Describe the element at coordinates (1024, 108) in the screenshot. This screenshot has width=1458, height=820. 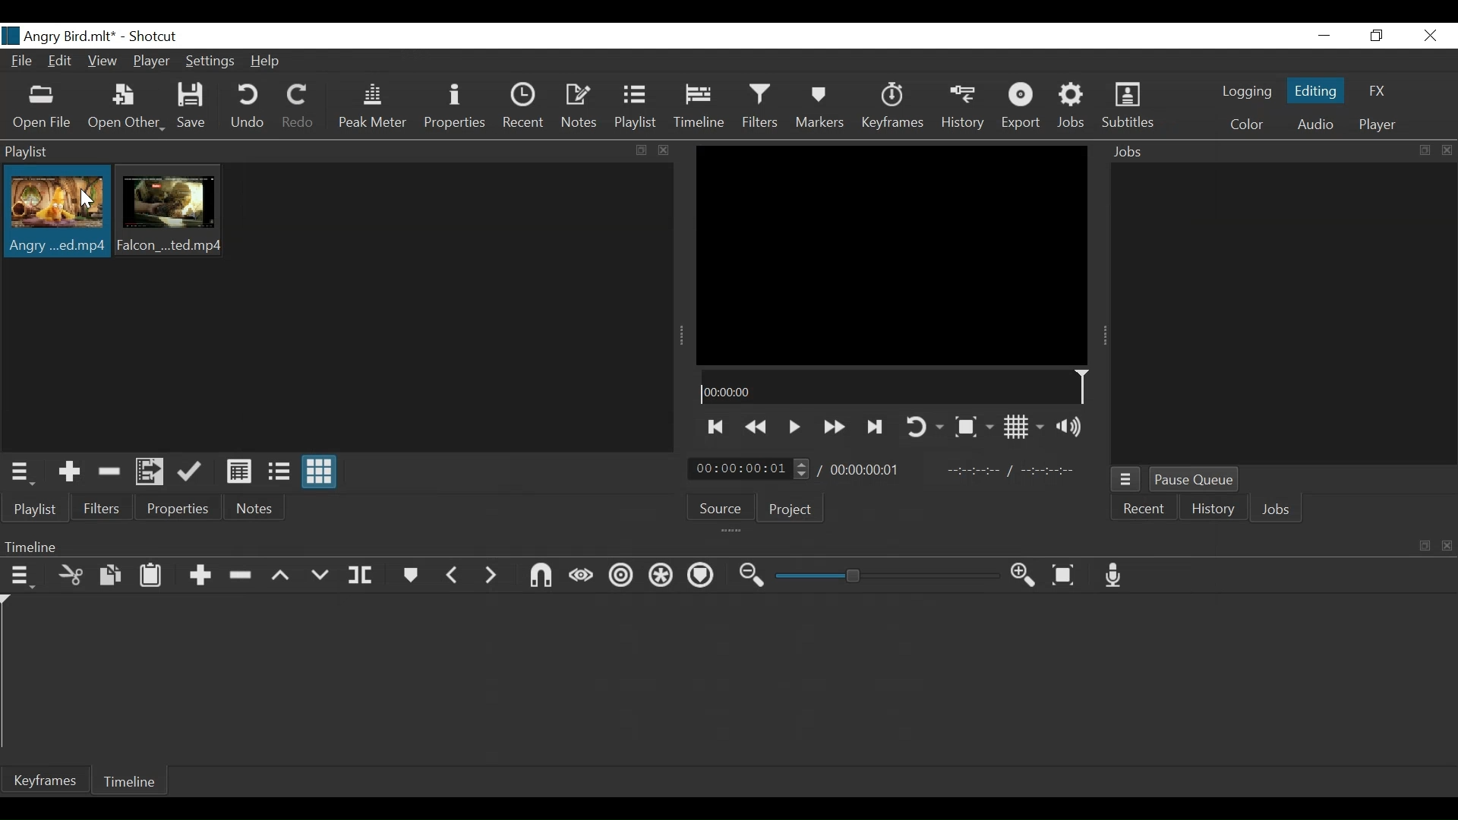
I see `Export` at that location.